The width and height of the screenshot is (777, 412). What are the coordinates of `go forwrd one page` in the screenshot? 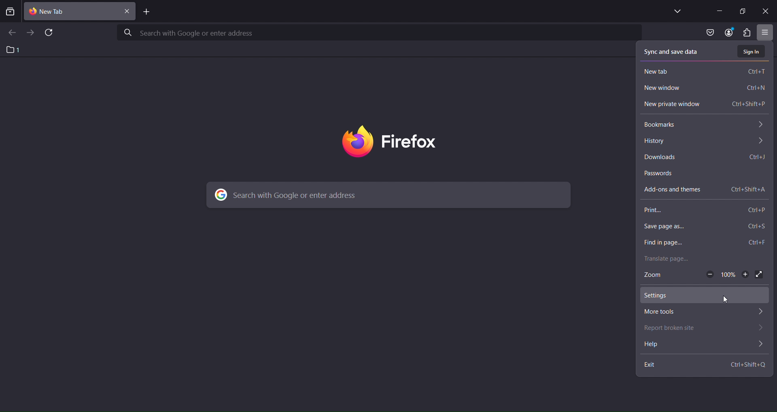 It's located at (30, 32).